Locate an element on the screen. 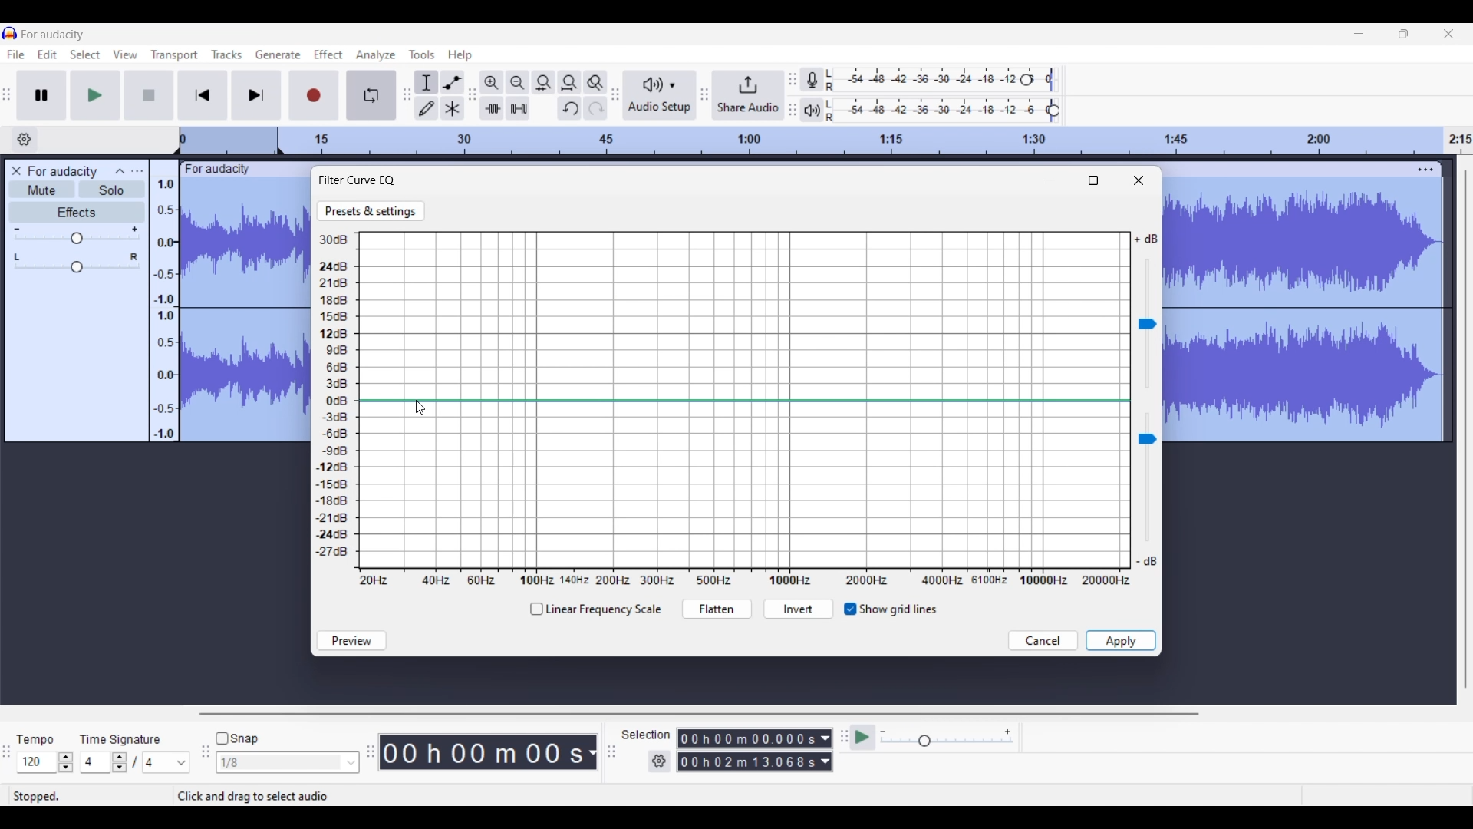 This screenshot has width=1473, height=829. Selection settings is located at coordinates (659, 761).